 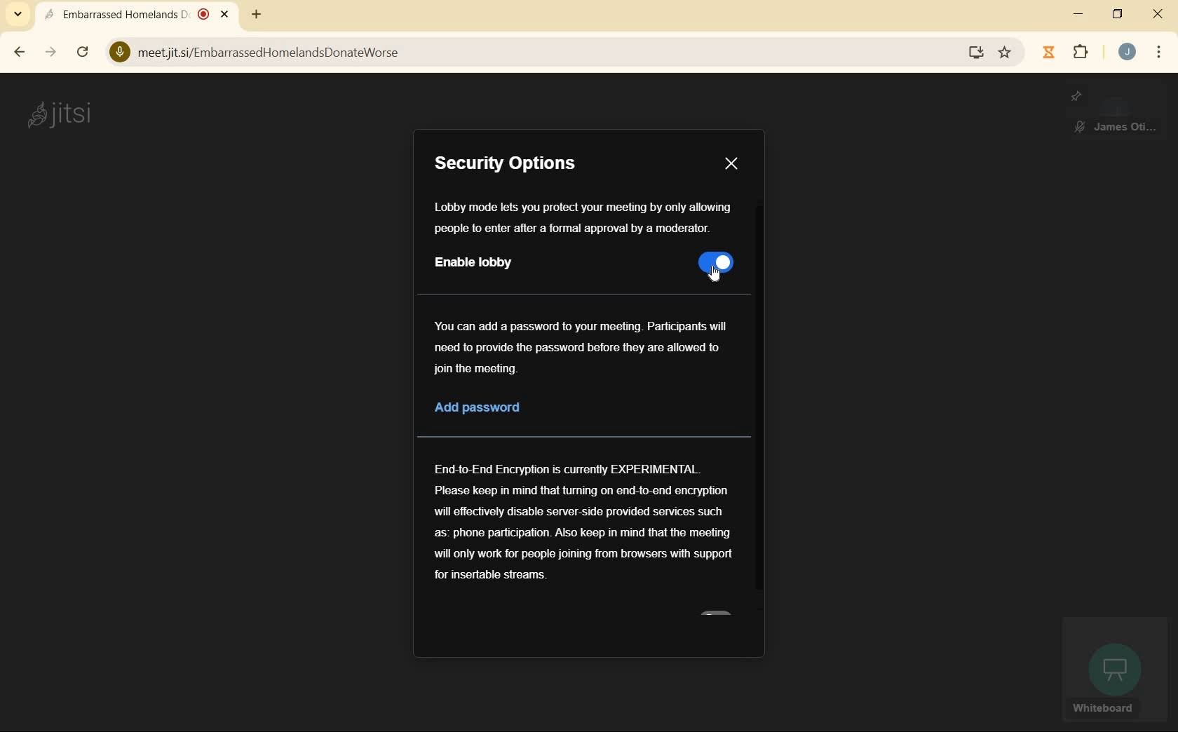 I want to click on account, so click(x=1128, y=51).